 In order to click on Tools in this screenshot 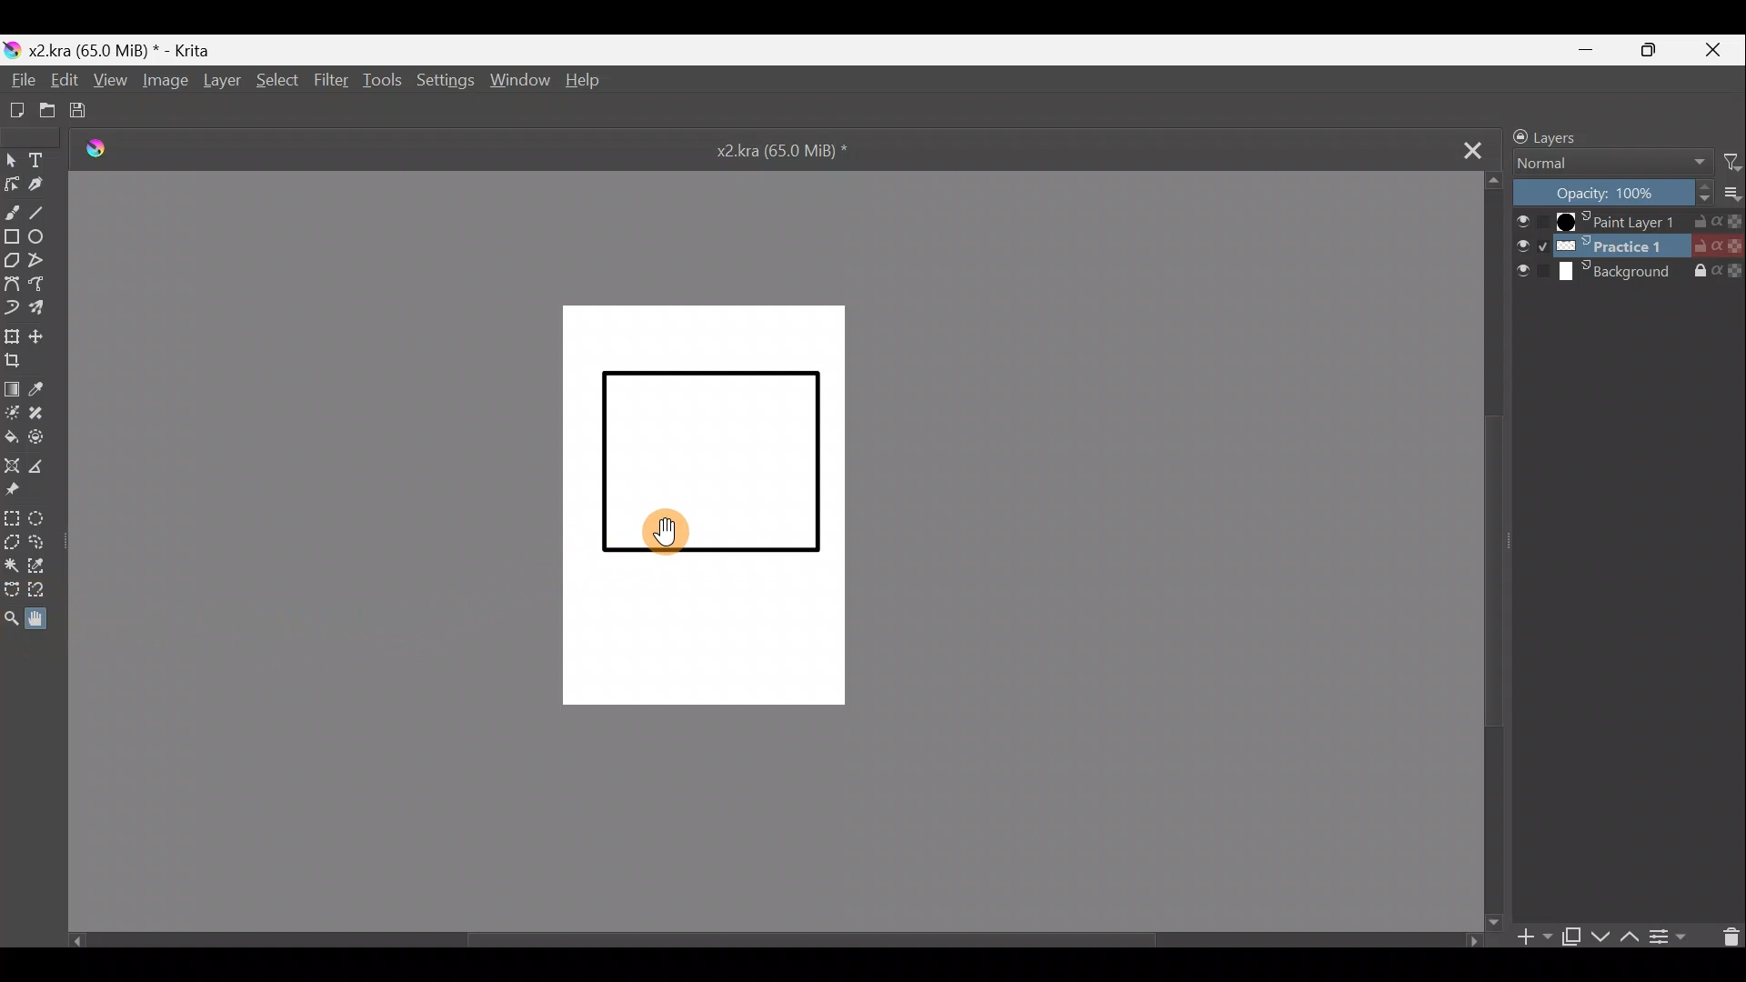, I will do `click(379, 85)`.